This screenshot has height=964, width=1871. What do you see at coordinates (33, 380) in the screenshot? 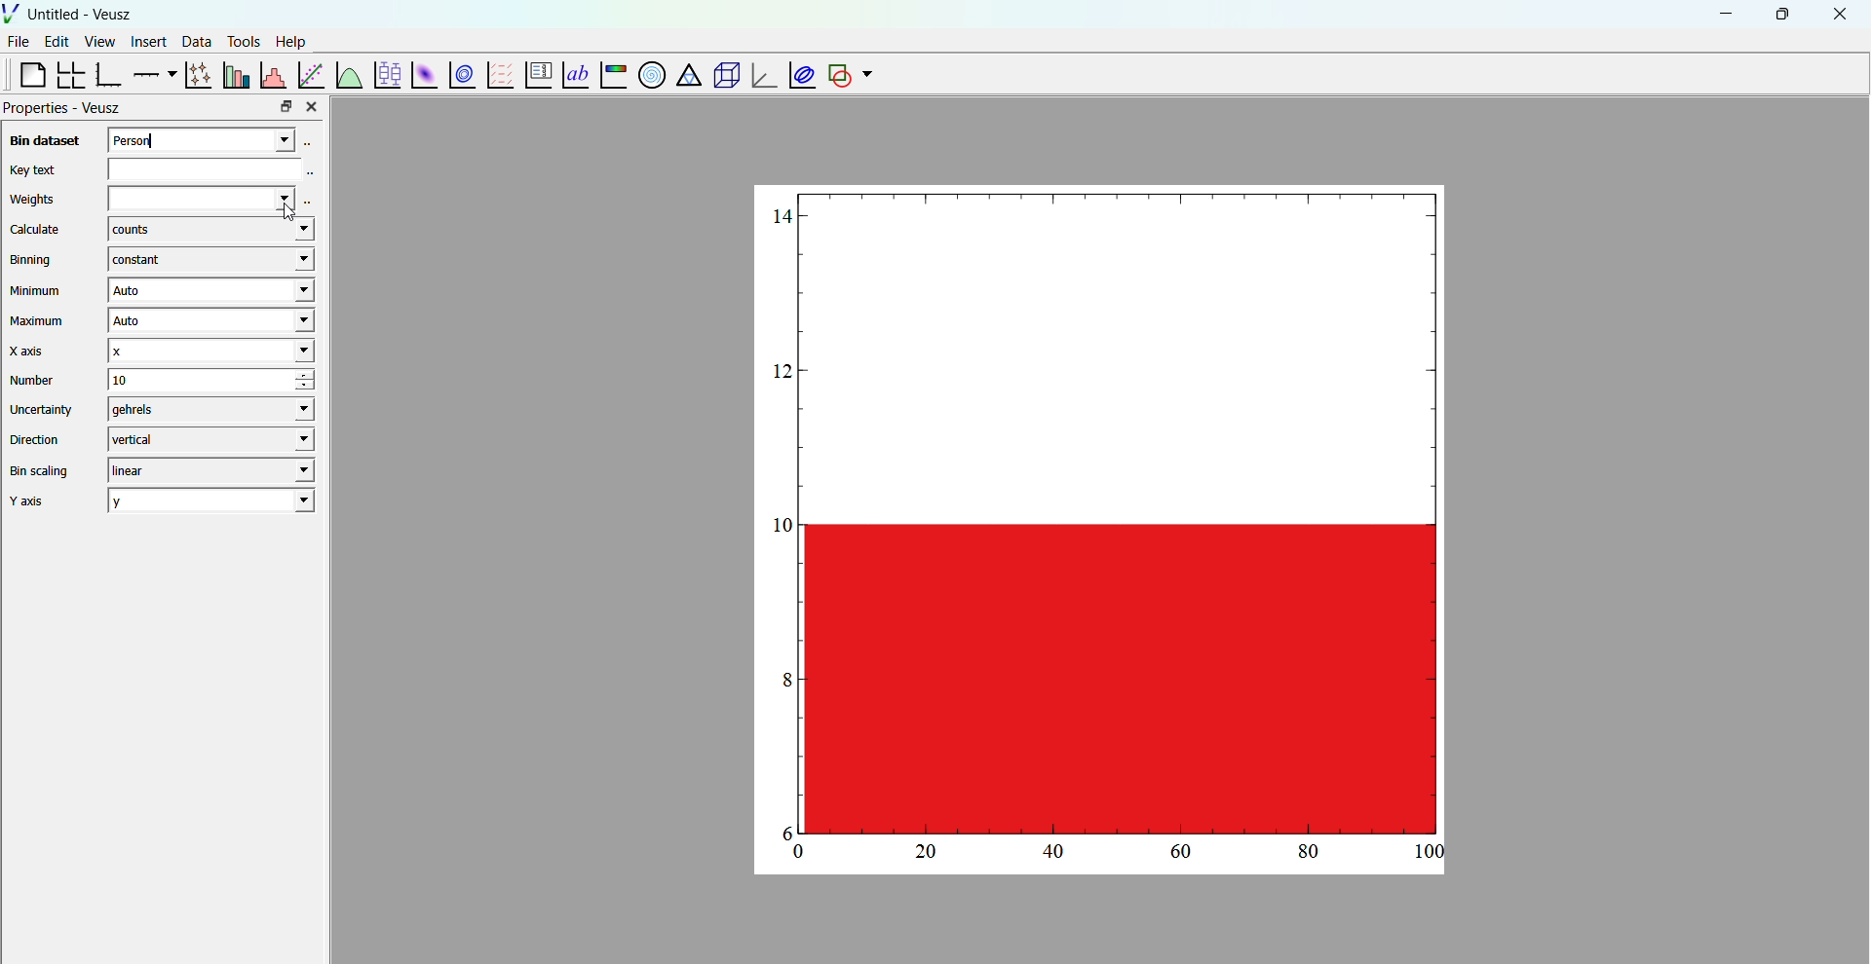
I see `Number` at bounding box center [33, 380].